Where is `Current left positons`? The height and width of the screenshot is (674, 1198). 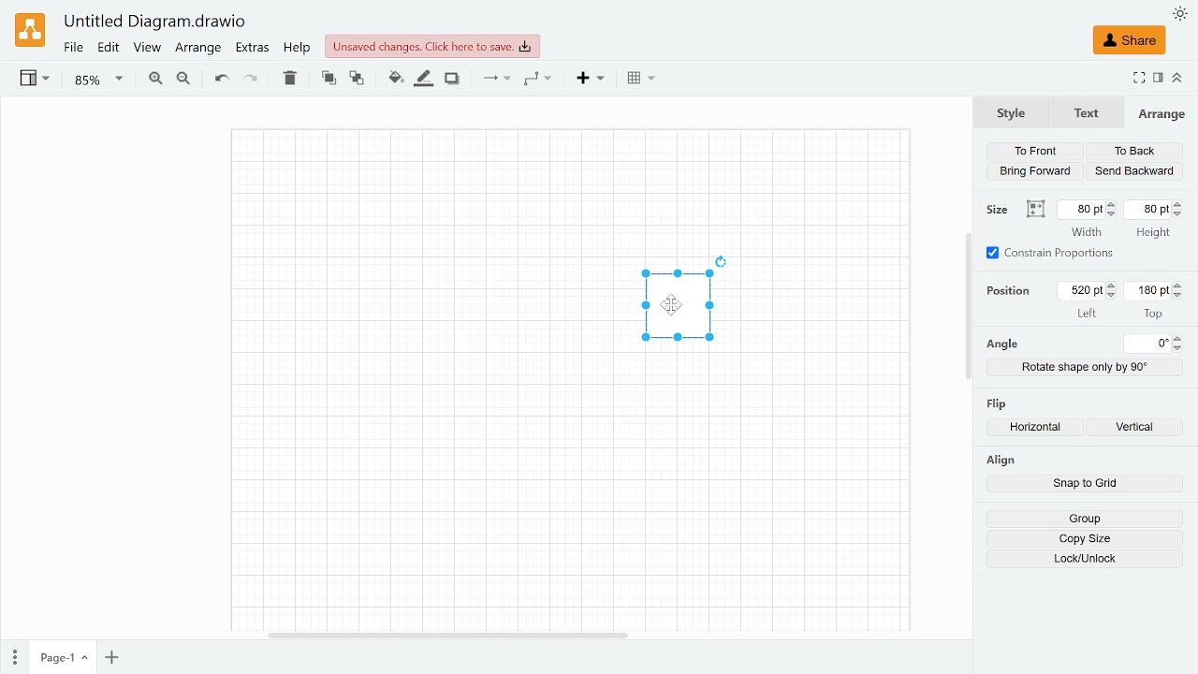
Current left positons is located at coordinates (1082, 291).